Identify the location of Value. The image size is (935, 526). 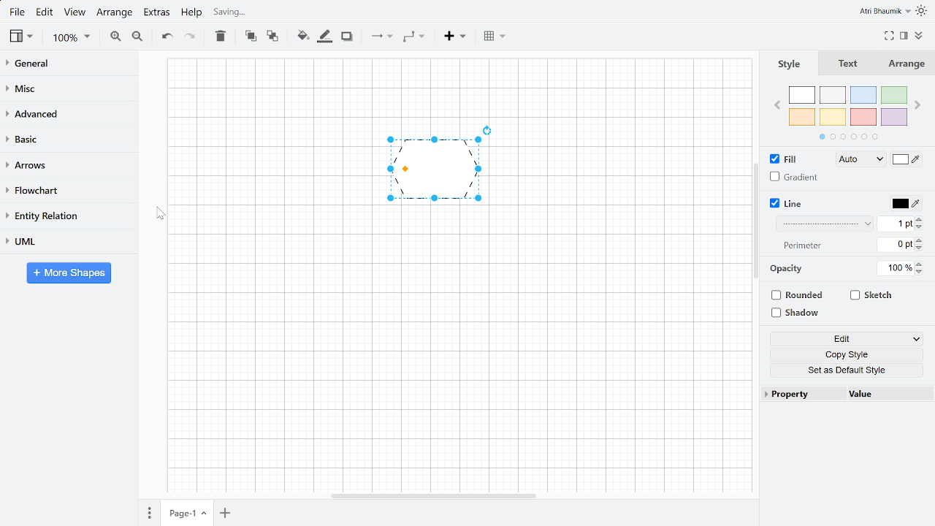
(890, 394).